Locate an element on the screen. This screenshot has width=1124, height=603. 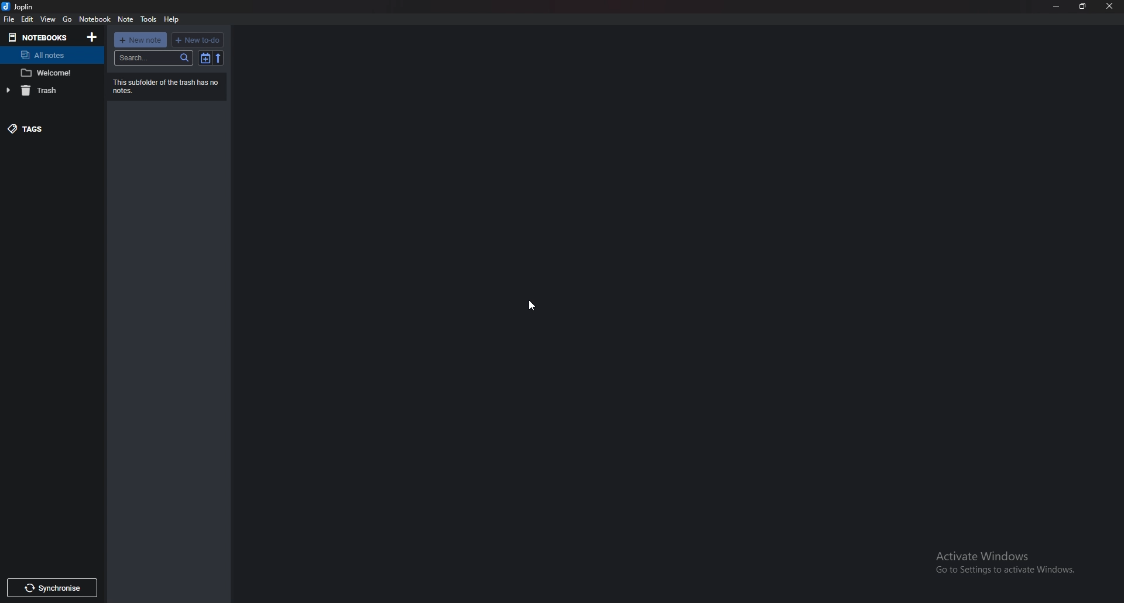
minimize is located at coordinates (1056, 6).